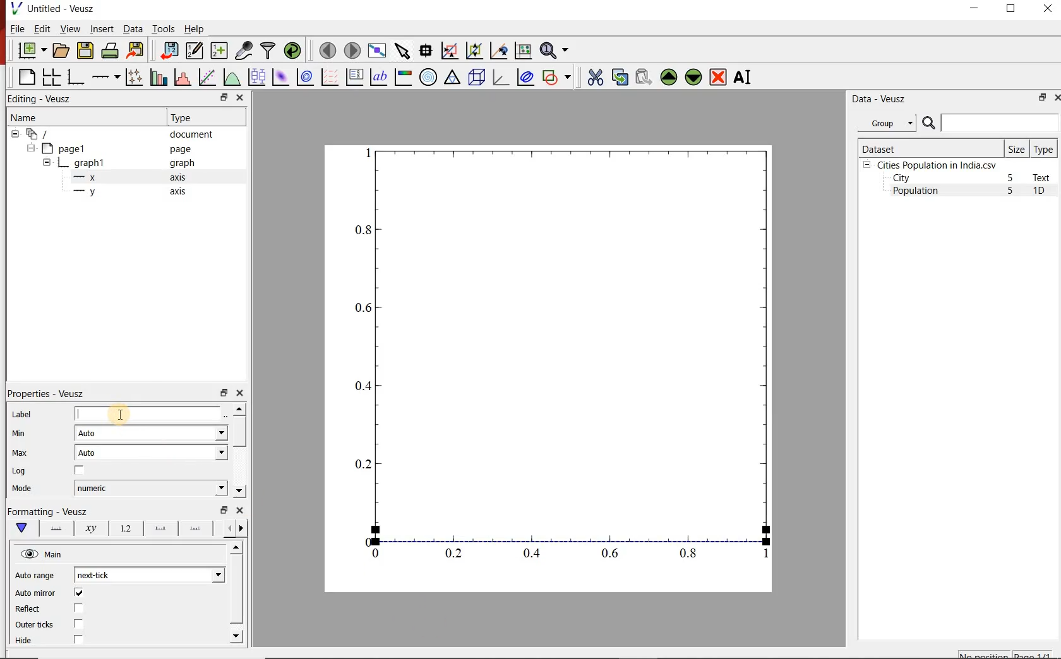  Describe the element at coordinates (56, 530) in the screenshot. I see `Axis line` at that location.